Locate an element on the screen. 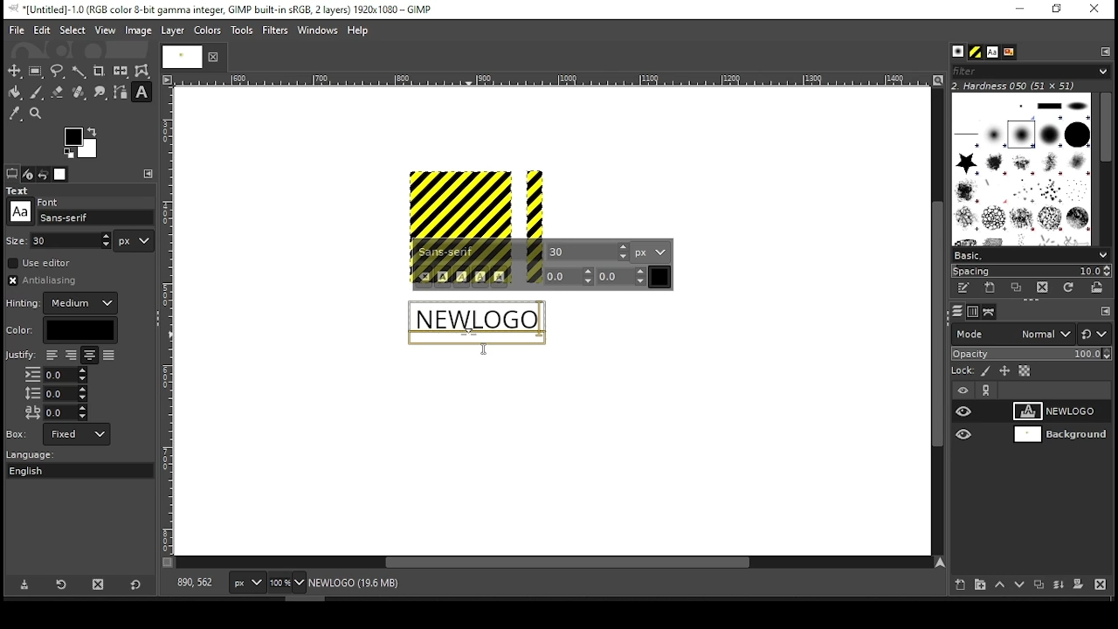 The width and height of the screenshot is (1118, 629). zoom level is located at coordinates (286, 584).